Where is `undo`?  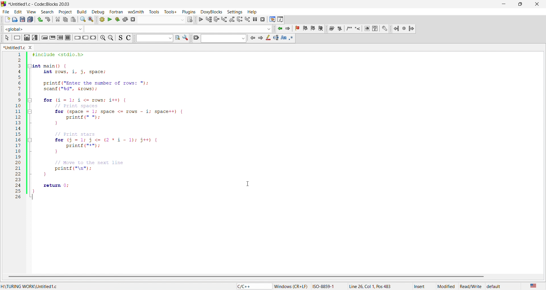
undo is located at coordinates (39, 19).